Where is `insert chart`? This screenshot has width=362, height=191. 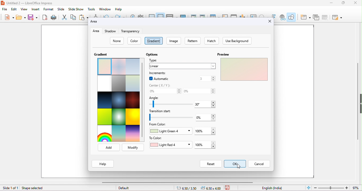 insert chart is located at coordinates (242, 15).